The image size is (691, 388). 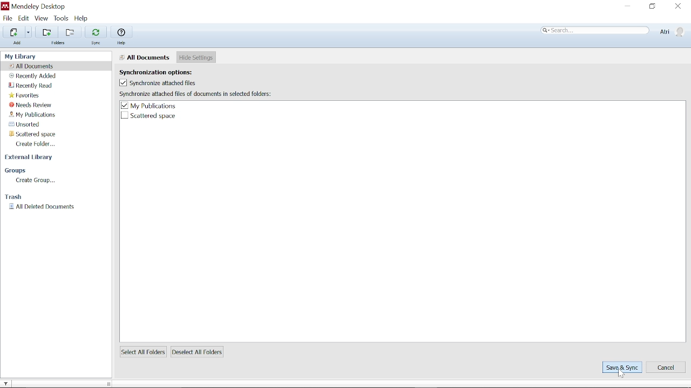 What do you see at coordinates (147, 116) in the screenshot?
I see `Folder named "Scattered space"` at bounding box center [147, 116].